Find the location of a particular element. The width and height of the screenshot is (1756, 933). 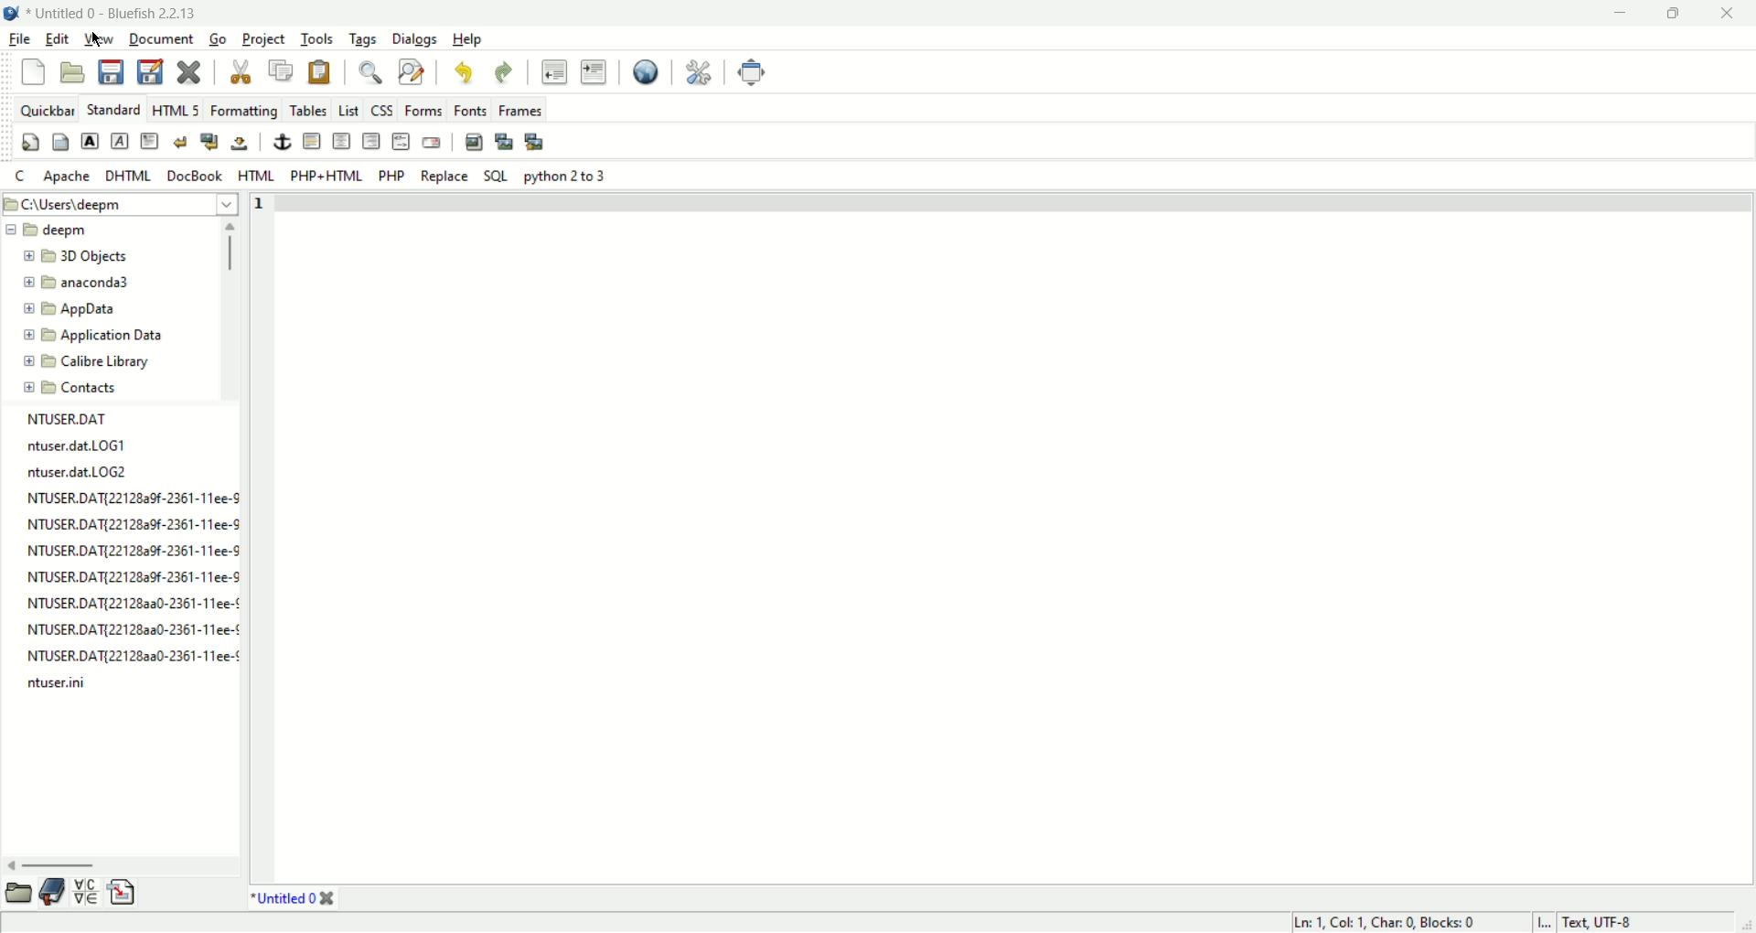

text, UTF-8 is located at coordinates (1610, 923).